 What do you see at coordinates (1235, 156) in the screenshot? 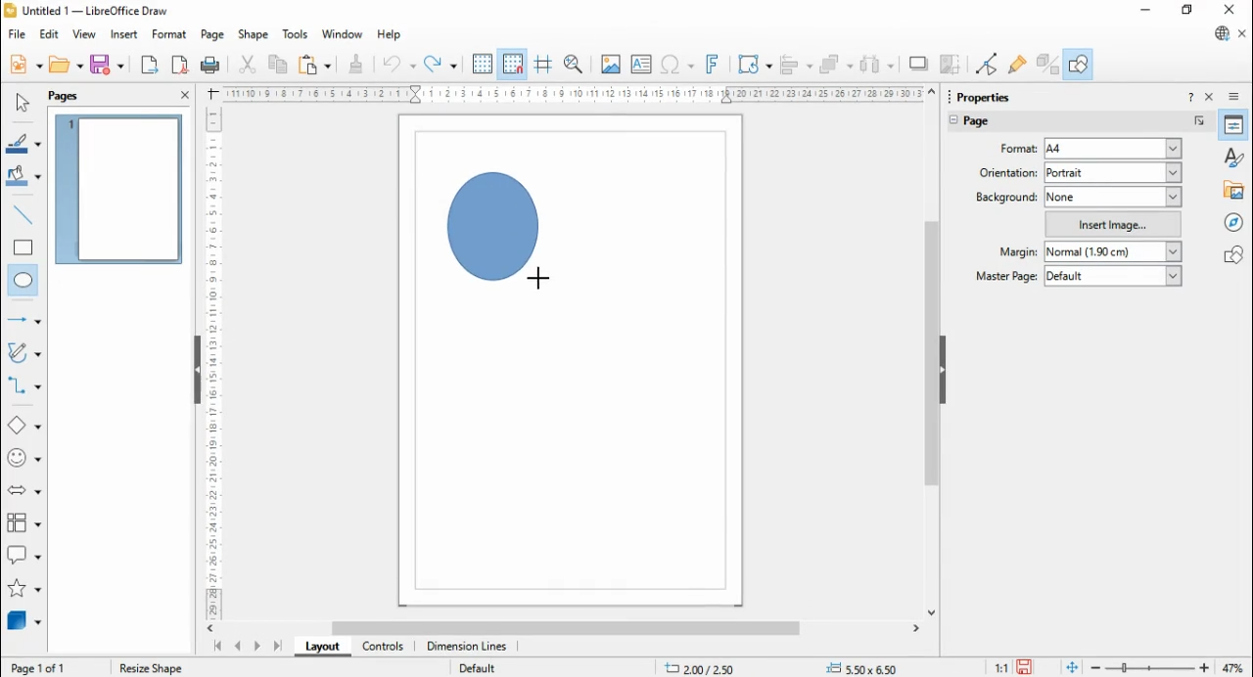
I see `styles` at bounding box center [1235, 156].